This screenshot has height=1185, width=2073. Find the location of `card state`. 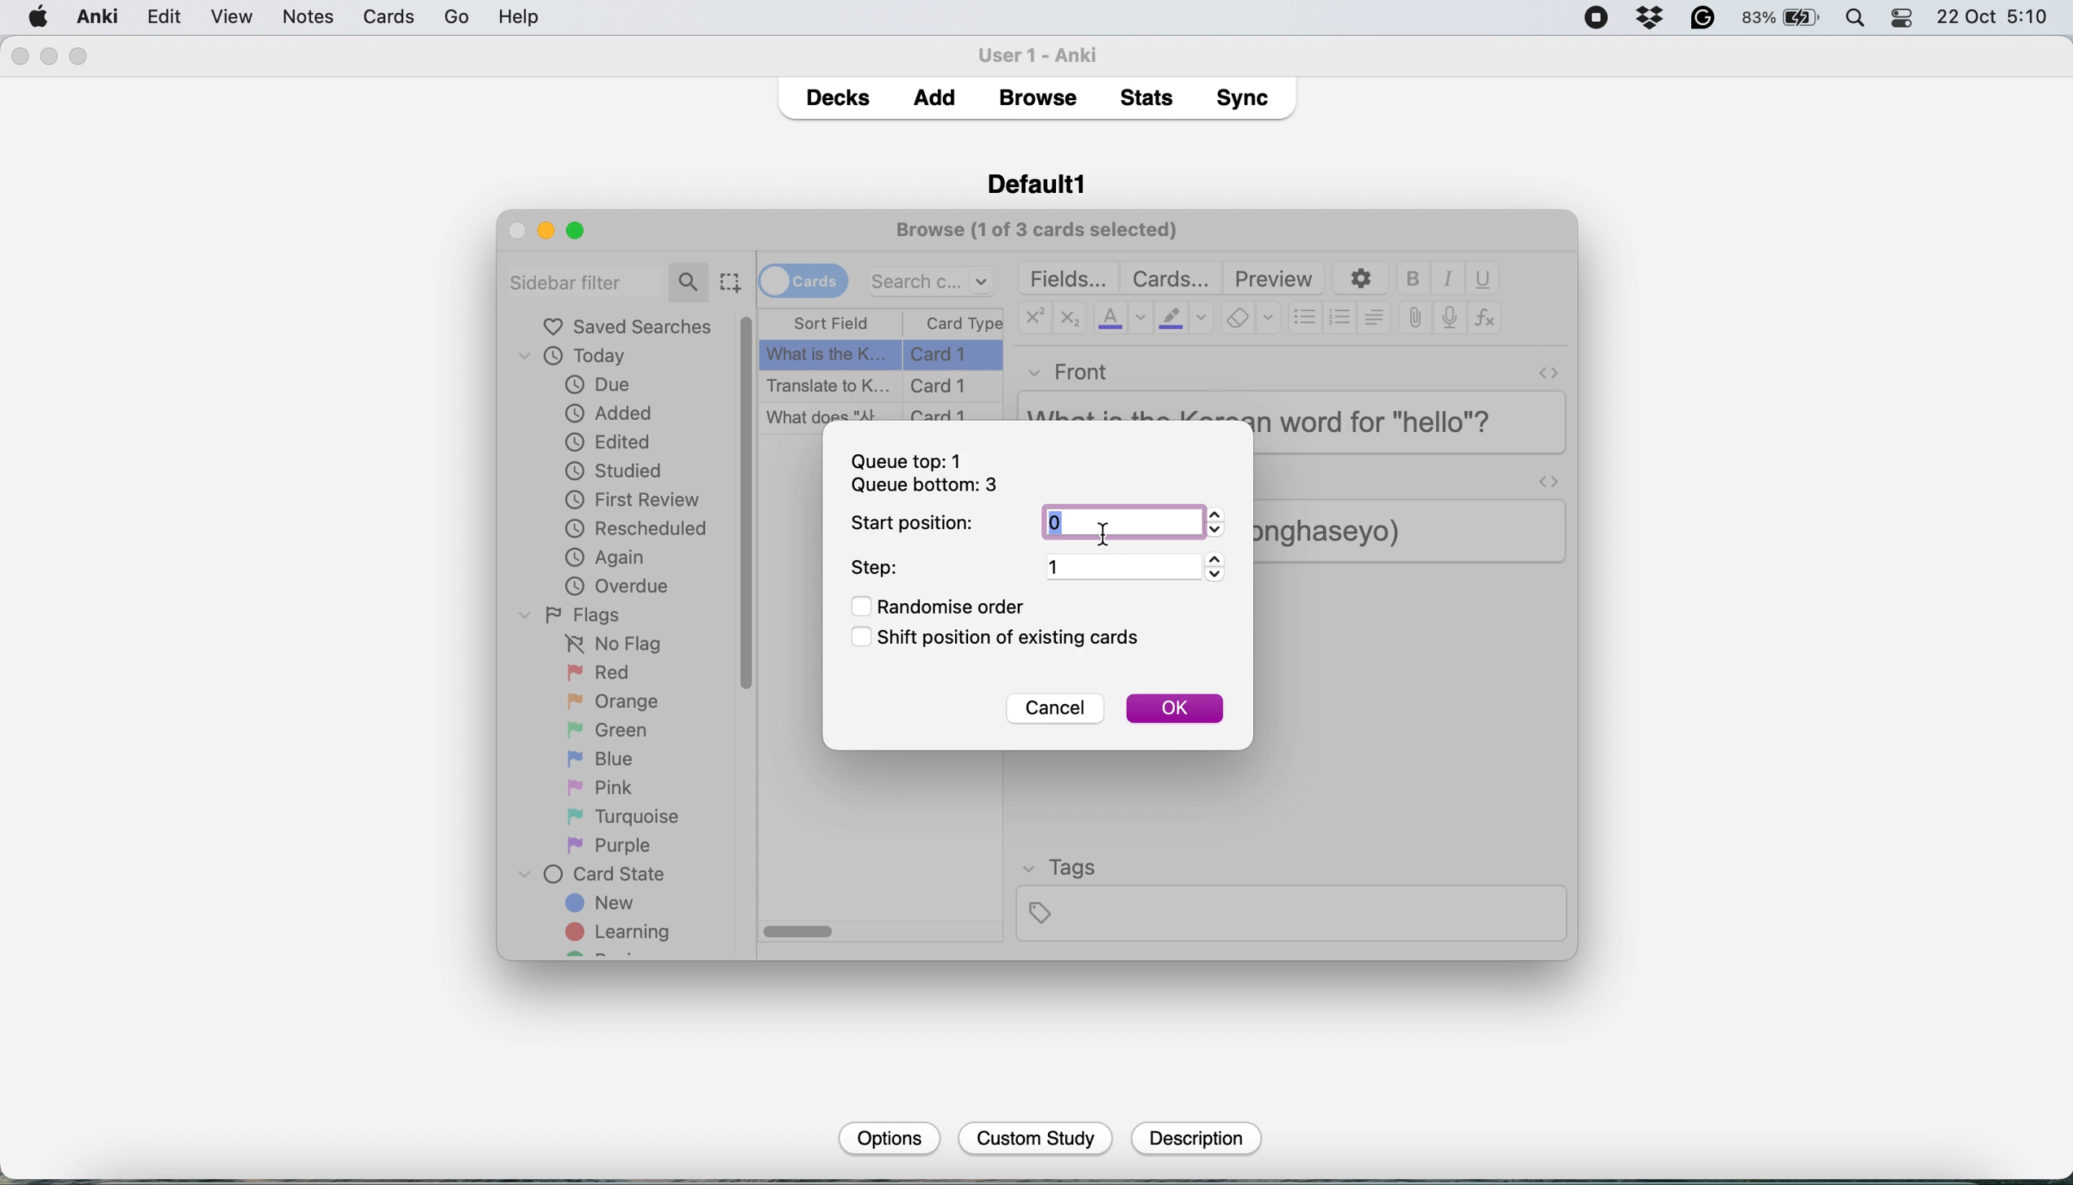

card state is located at coordinates (600, 874).